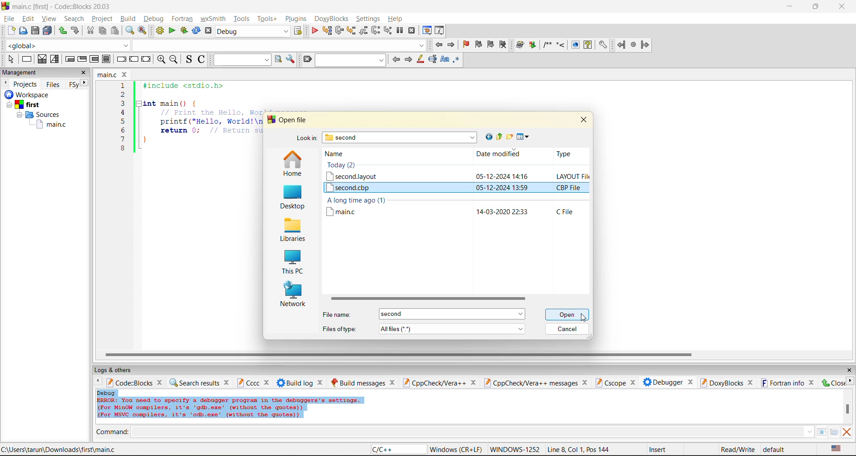  Describe the element at coordinates (103, 31) in the screenshot. I see `copy` at that location.